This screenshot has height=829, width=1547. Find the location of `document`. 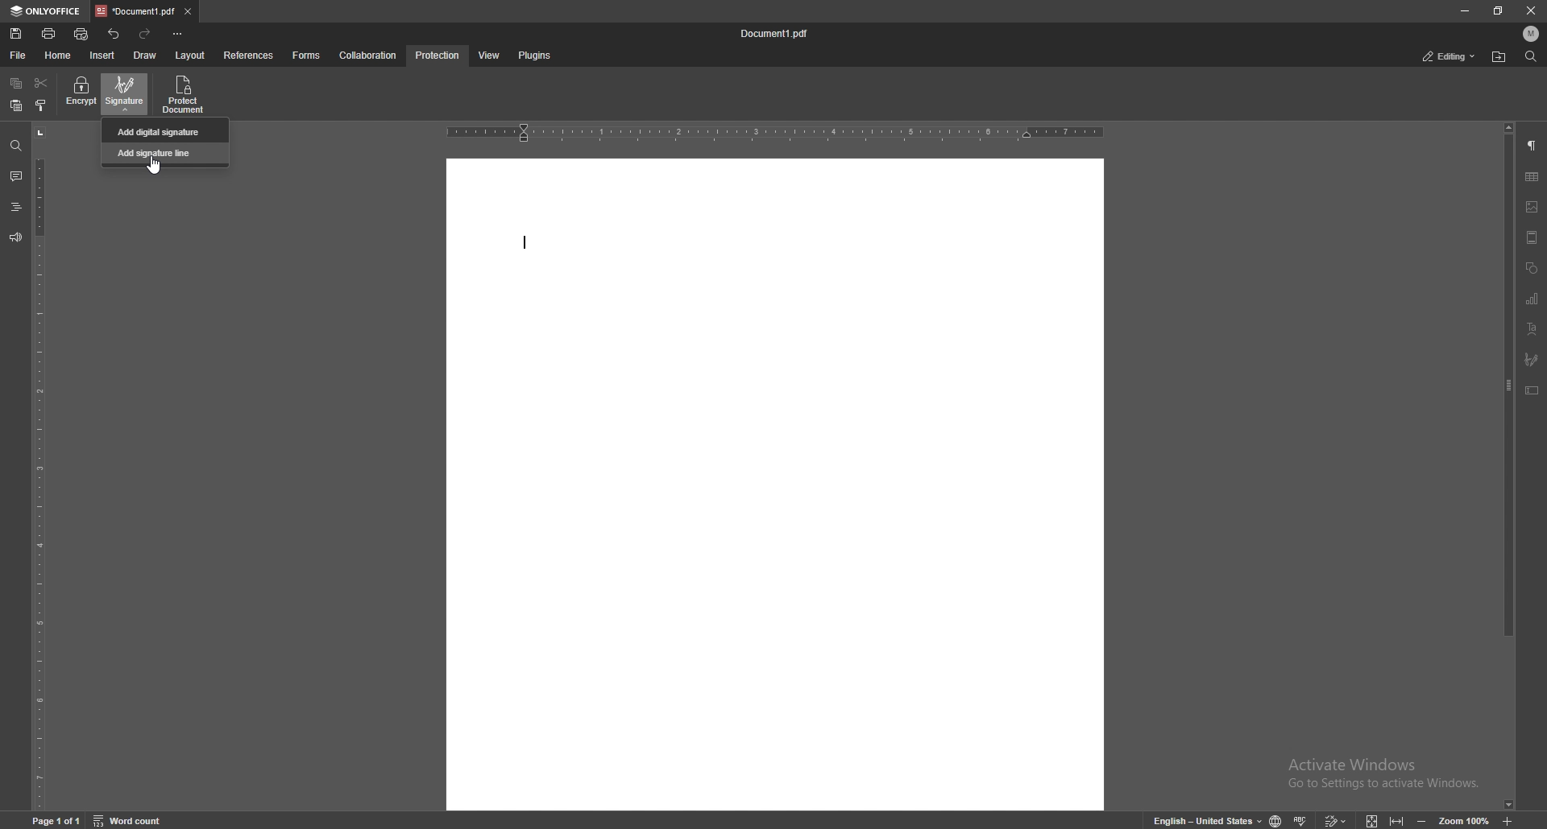

document is located at coordinates (775, 483).